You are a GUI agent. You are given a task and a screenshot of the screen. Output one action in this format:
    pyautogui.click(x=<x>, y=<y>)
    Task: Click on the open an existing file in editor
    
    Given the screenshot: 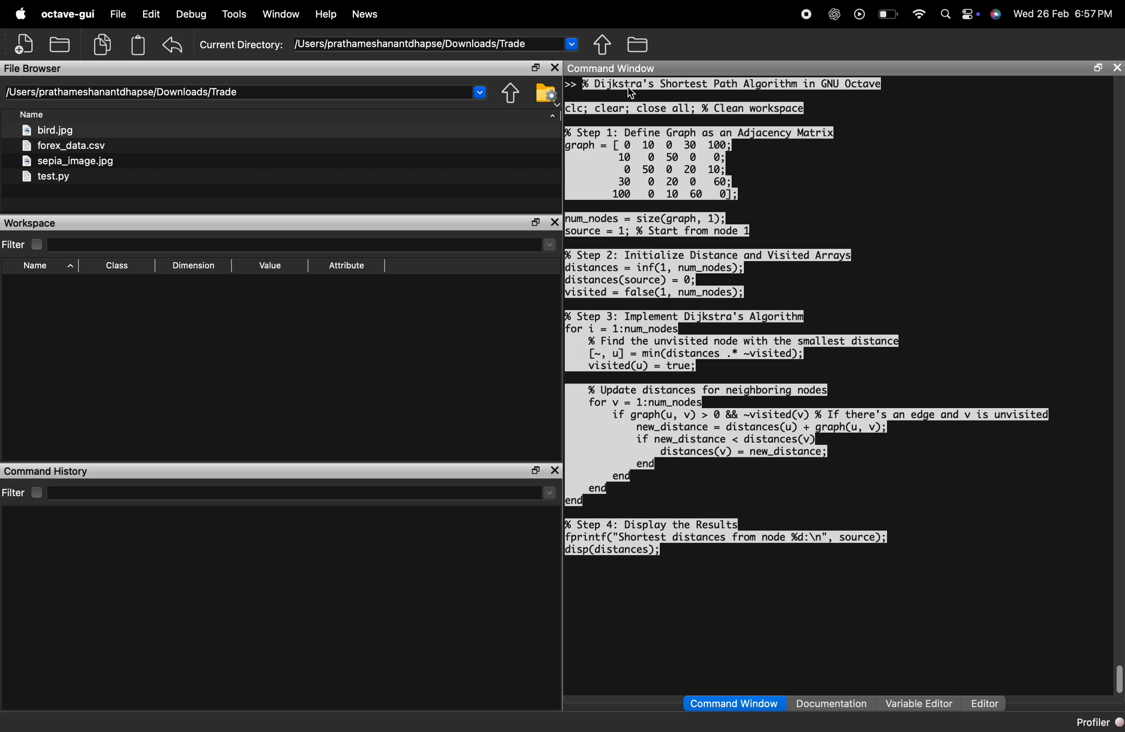 What is the action you would take?
    pyautogui.click(x=61, y=44)
    